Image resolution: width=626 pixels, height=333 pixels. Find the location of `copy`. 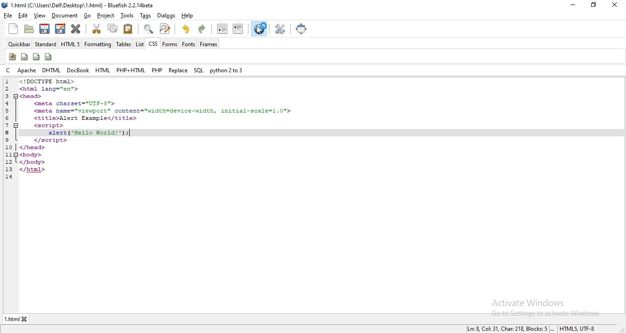

copy is located at coordinates (112, 29).